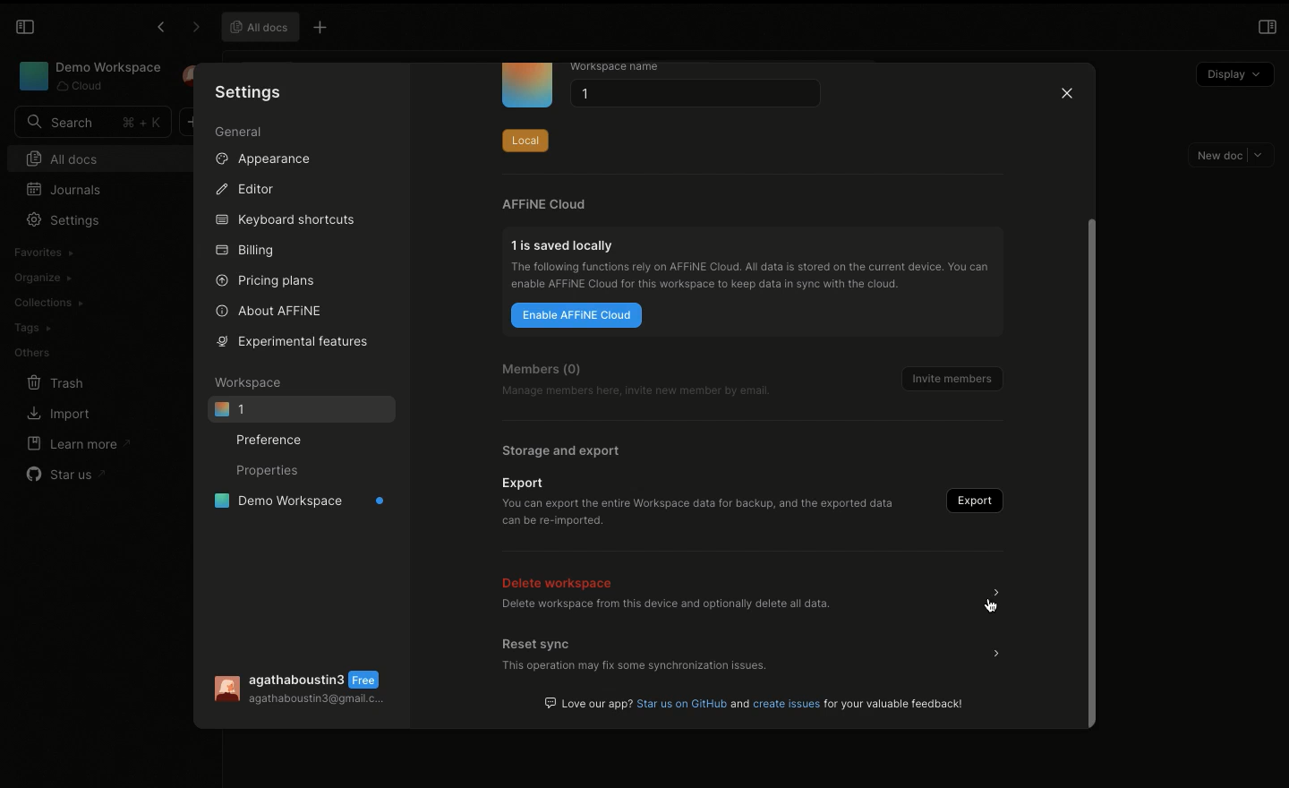 The image size is (1289, 788). I want to click on Others, so click(31, 351).